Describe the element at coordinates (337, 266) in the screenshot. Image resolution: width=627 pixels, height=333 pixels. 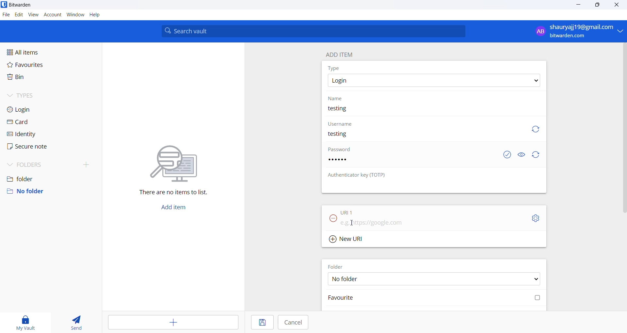
I see `FOLDER` at that location.